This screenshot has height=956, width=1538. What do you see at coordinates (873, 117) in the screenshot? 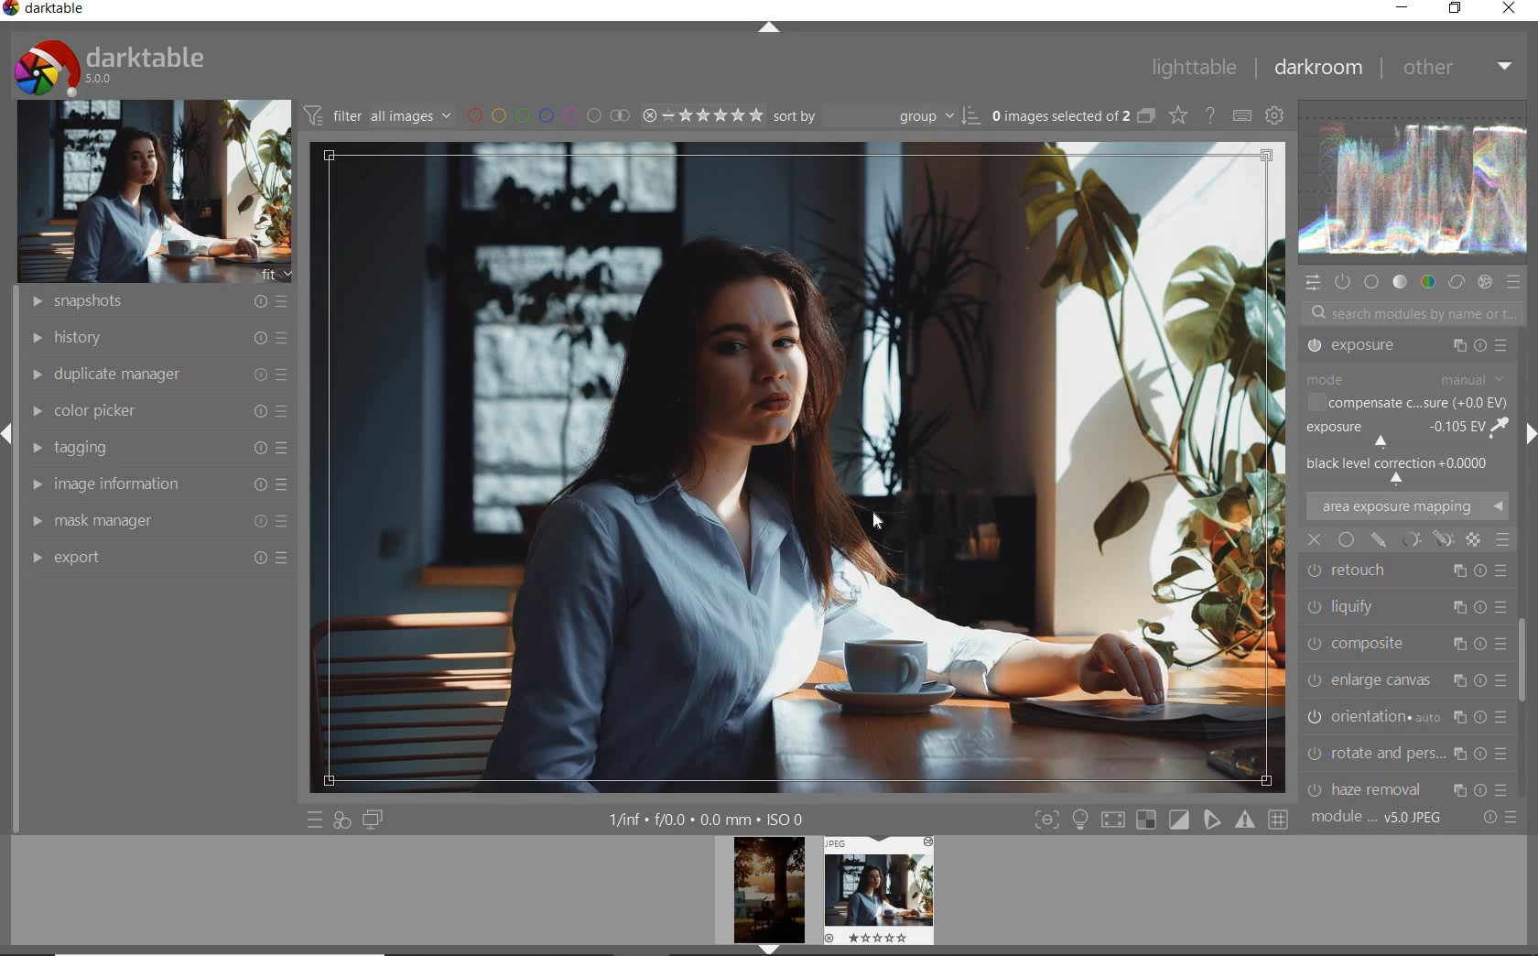
I see `SORT` at bounding box center [873, 117].